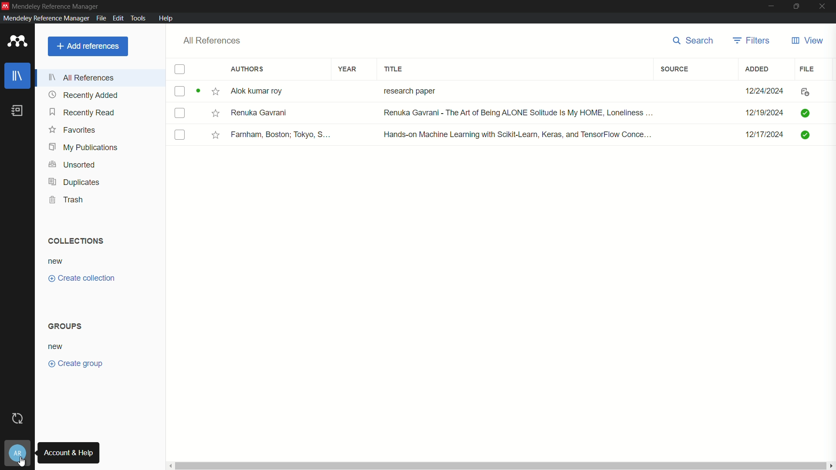 This screenshot has width=836, height=470. I want to click on check, so click(180, 135).